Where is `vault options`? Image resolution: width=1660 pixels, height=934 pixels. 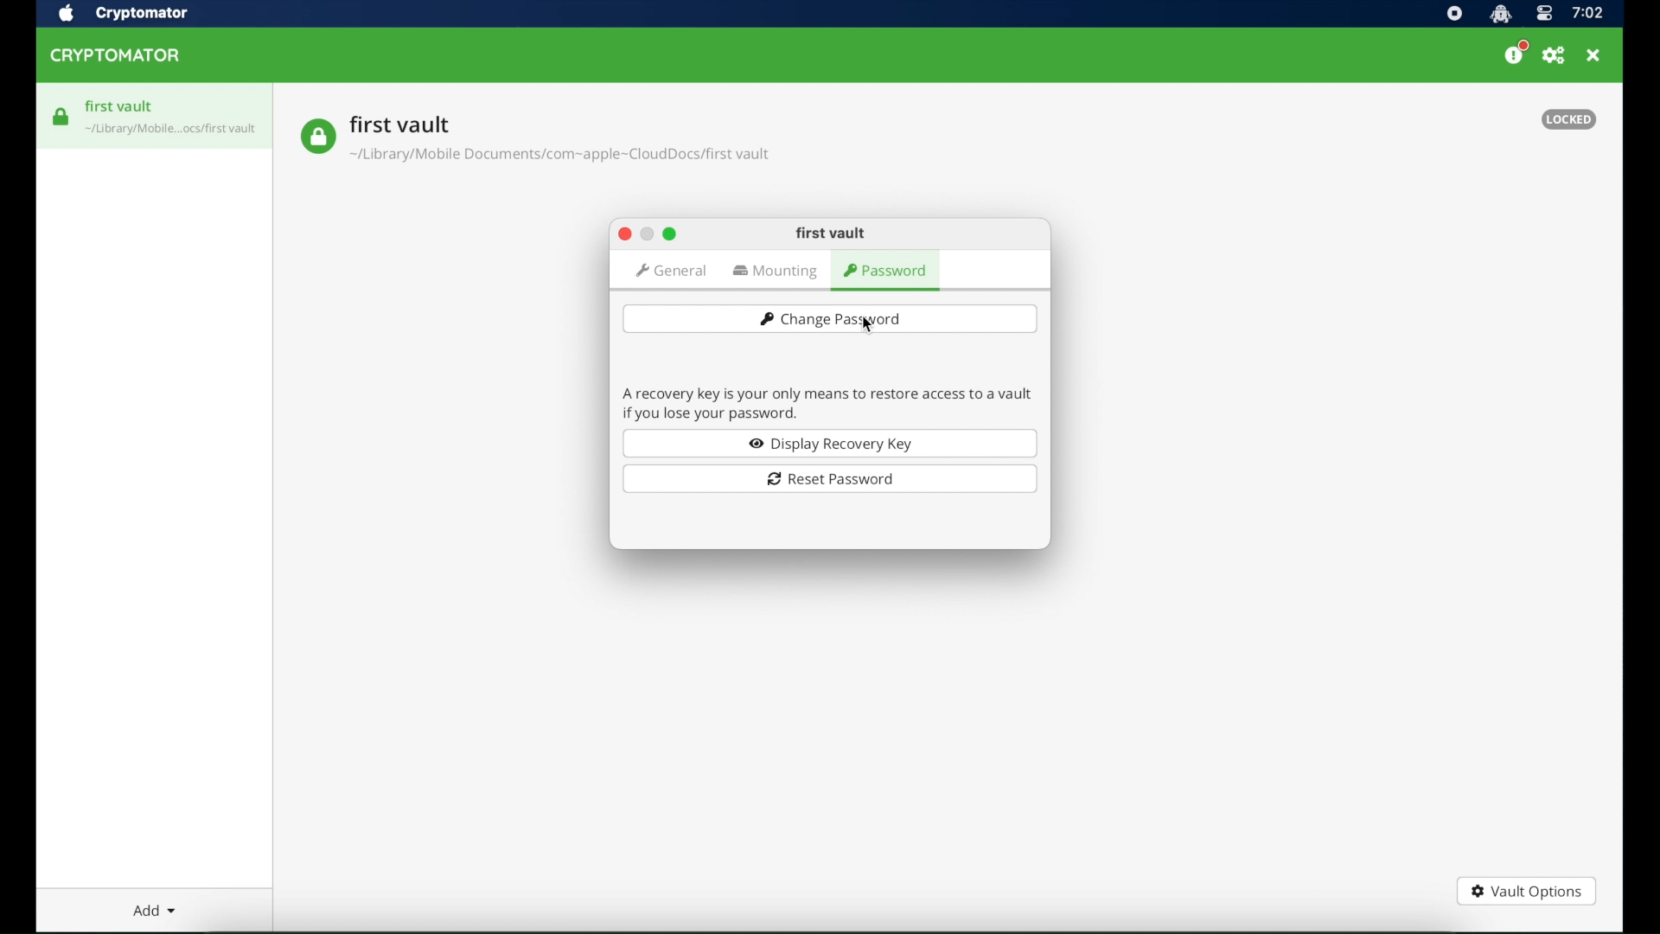 vault options is located at coordinates (1526, 893).